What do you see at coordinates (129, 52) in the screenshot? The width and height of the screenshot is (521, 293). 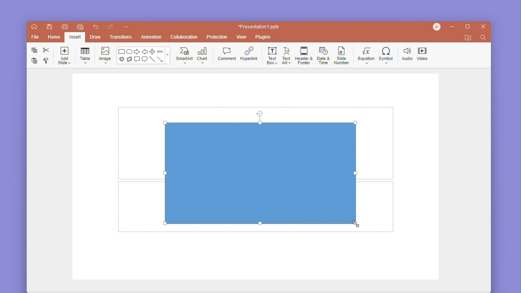 I see `ellipse` at bounding box center [129, 52].